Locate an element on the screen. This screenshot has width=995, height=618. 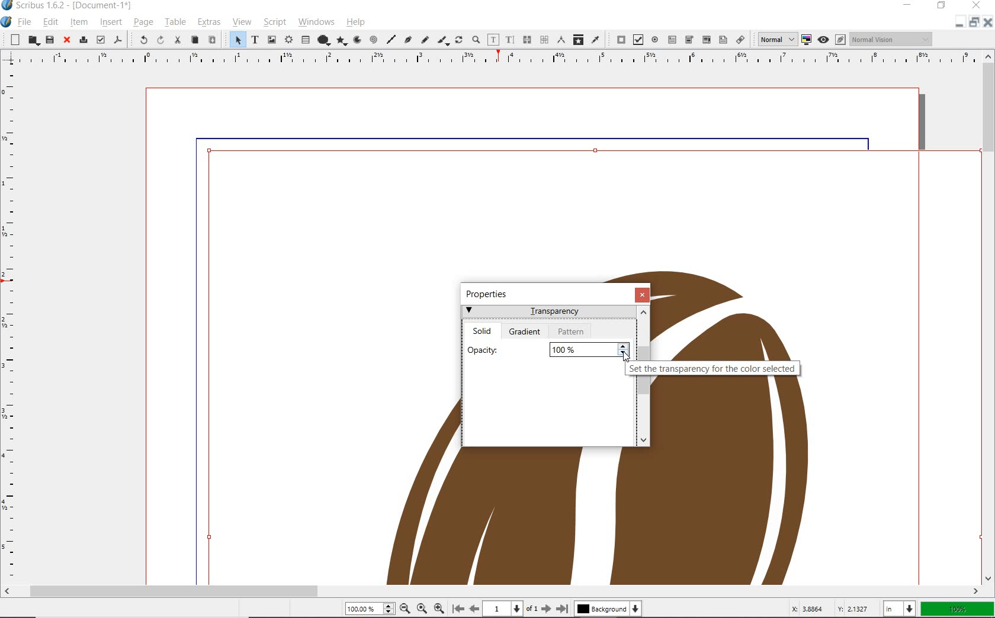
Horizontal Margin is located at coordinates (489, 60).